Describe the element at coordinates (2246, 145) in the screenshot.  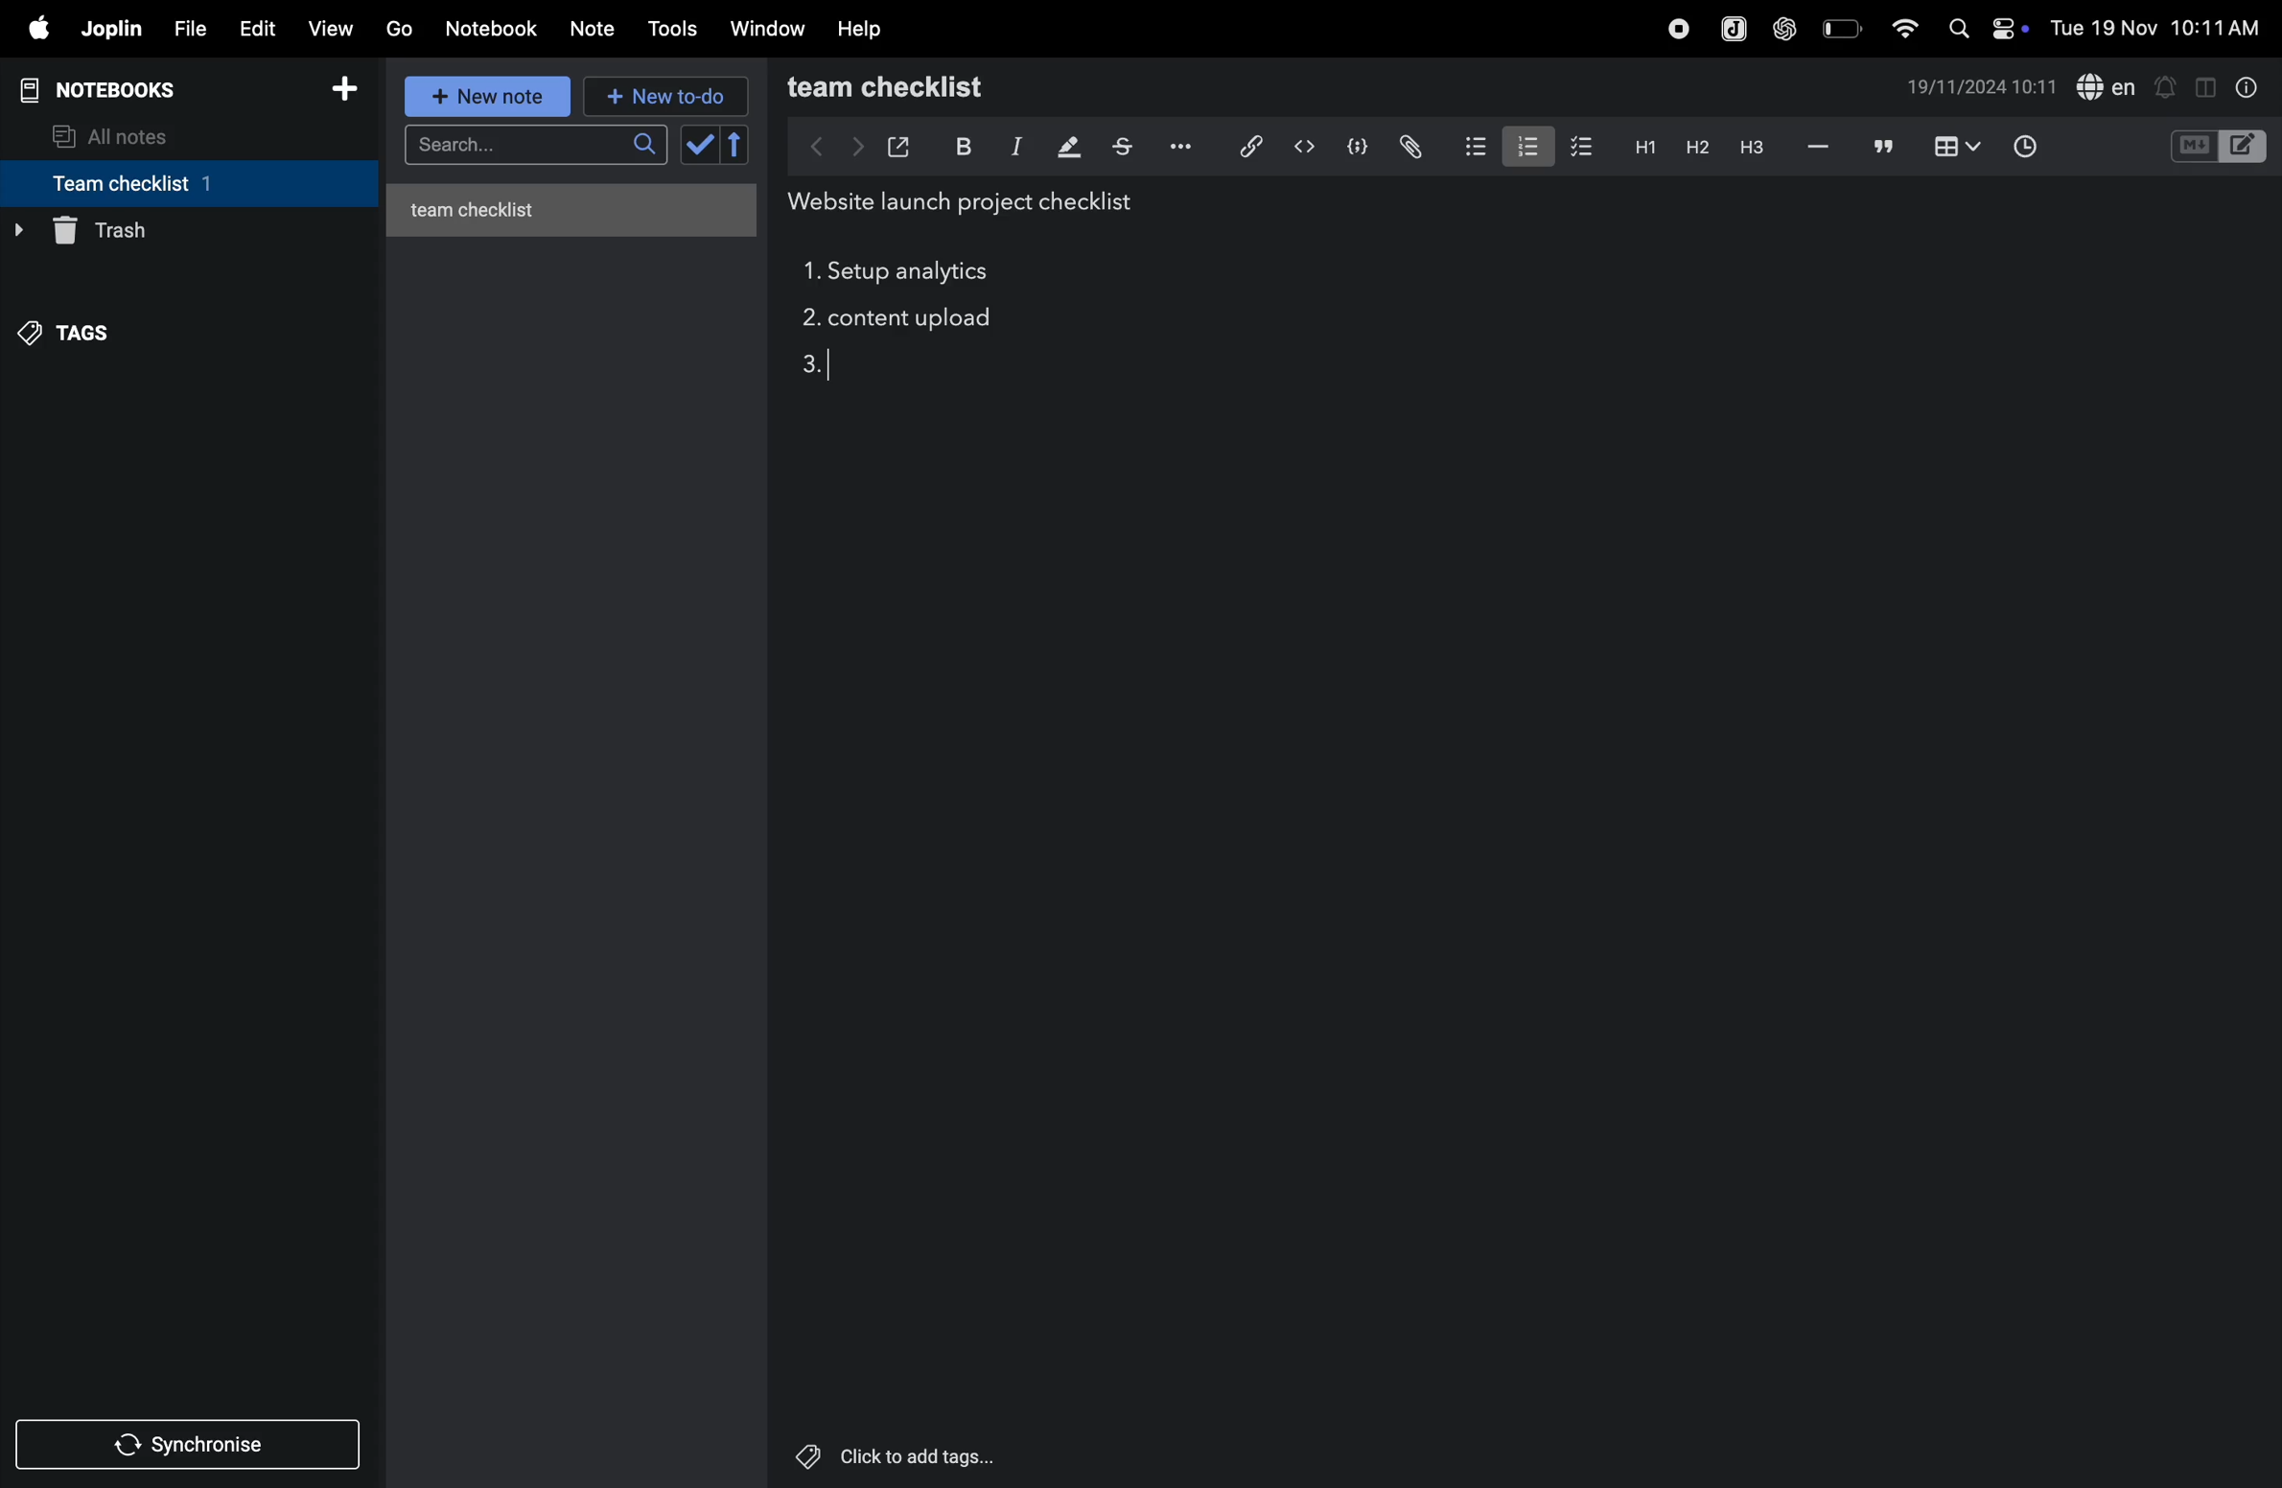
I see `editor layout` at that location.